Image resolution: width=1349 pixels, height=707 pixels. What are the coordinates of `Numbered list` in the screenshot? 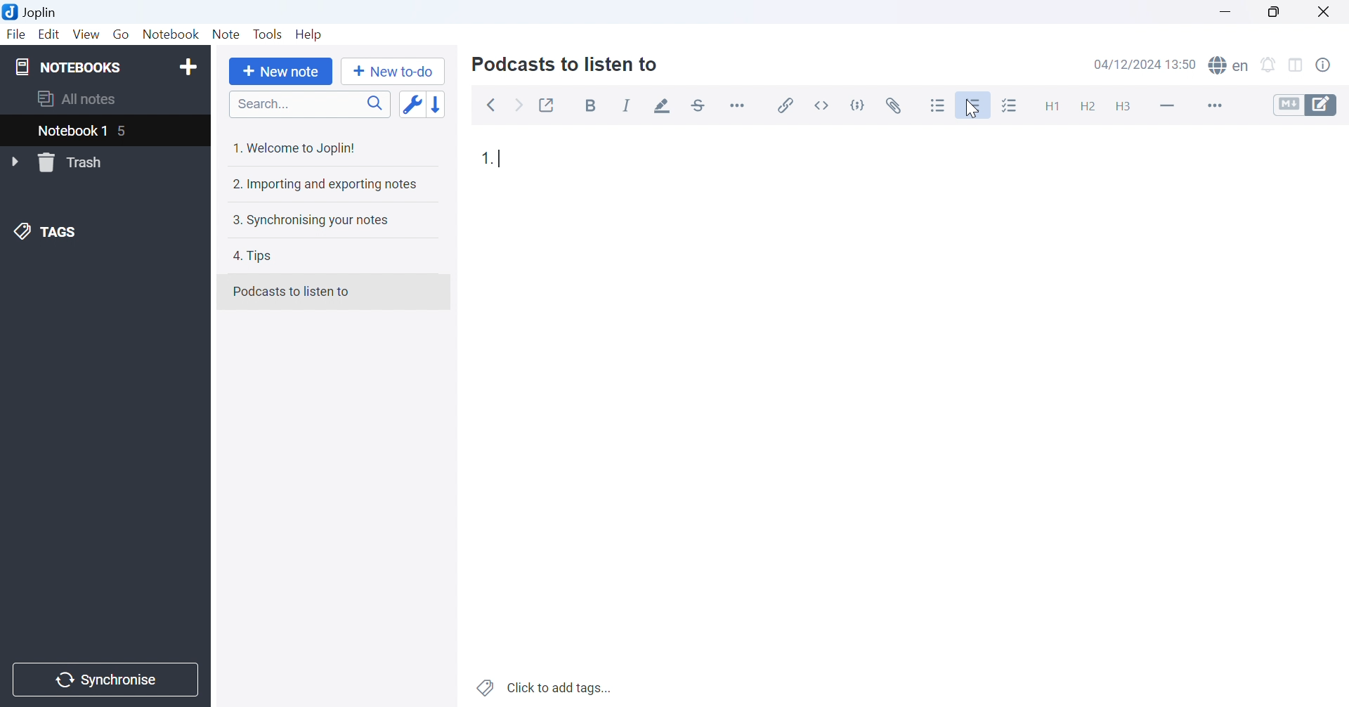 It's located at (975, 105).